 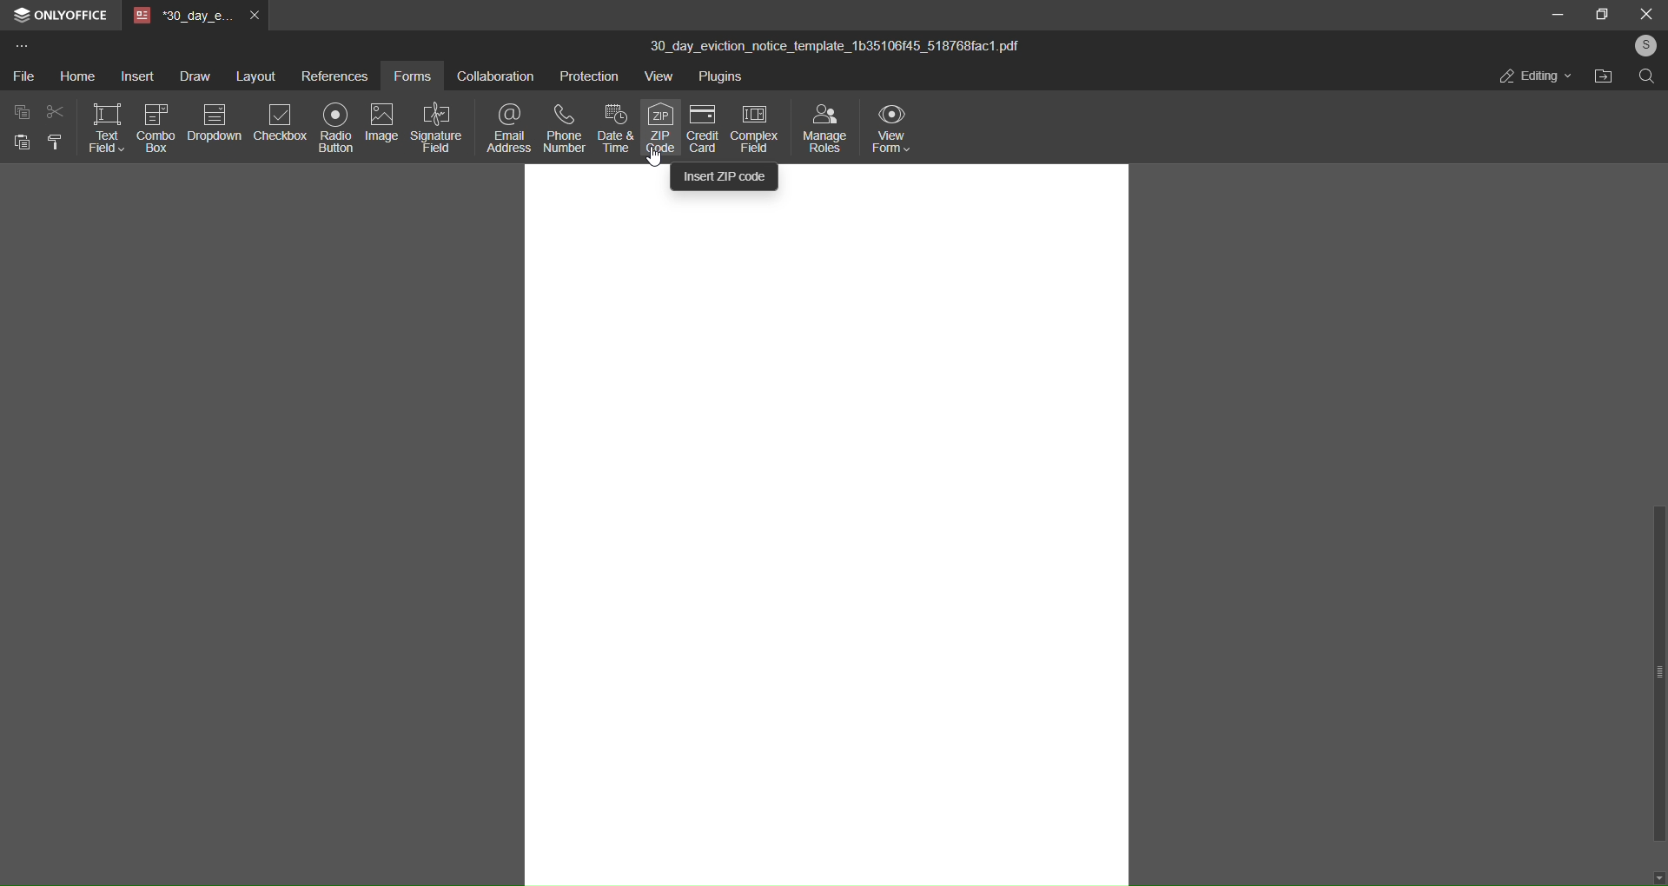 What do you see at coordinates (23, 114) in the screenshot?
I see `copy` at bounding box center [23, 114].